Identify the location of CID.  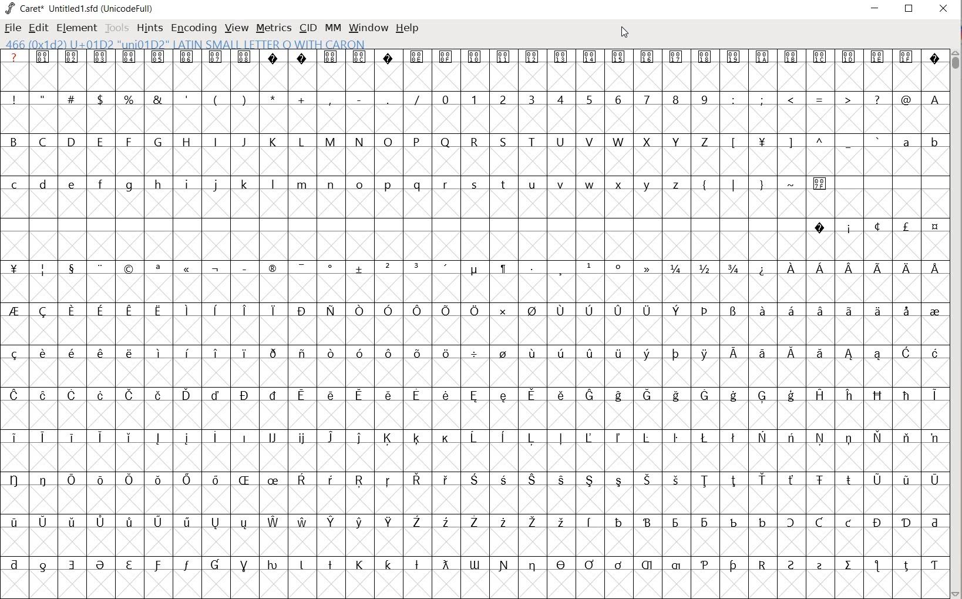
(307, 28).